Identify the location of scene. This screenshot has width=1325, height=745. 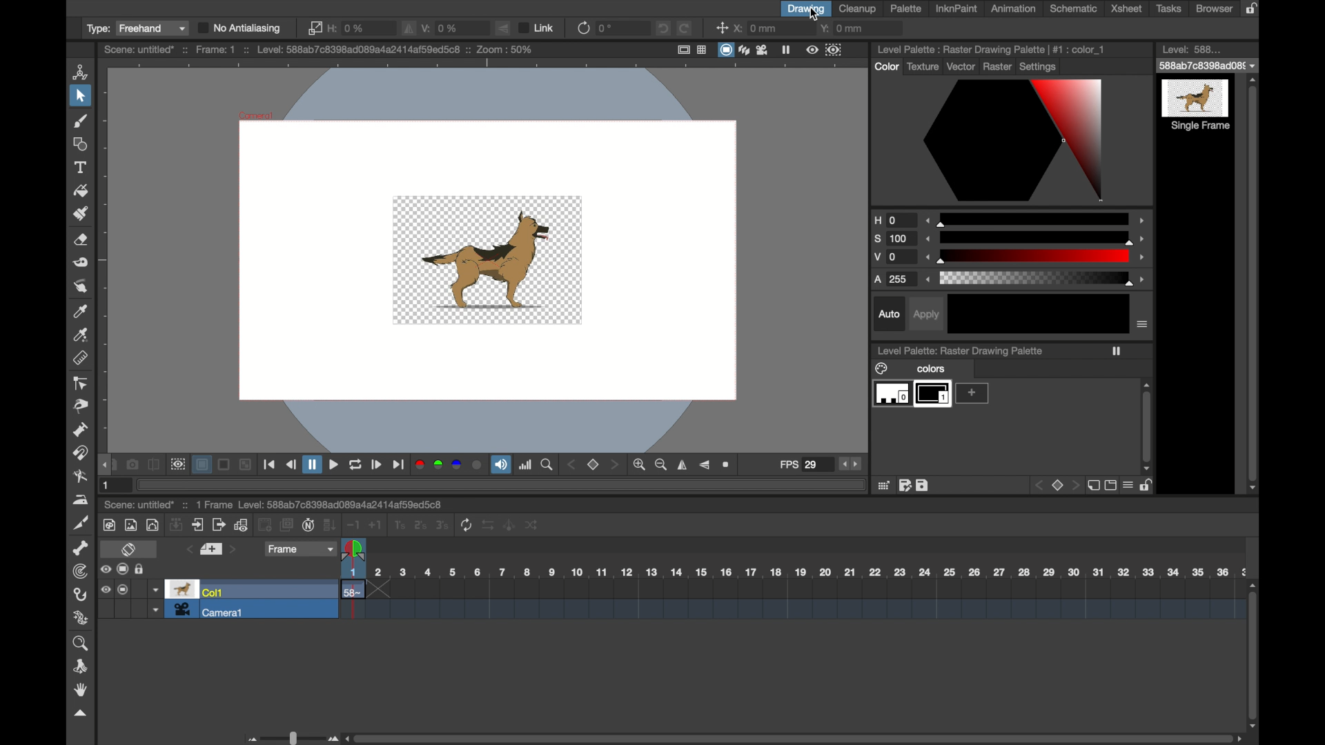
(804, 600).